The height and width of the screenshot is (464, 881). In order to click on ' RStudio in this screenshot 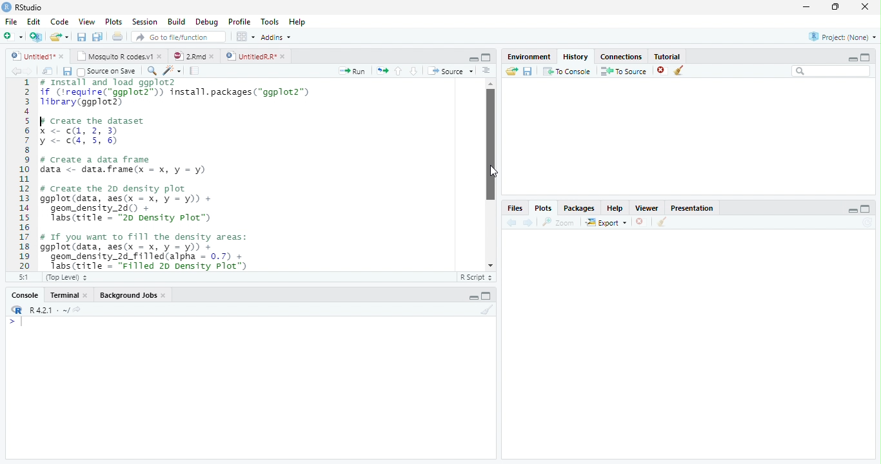, I will do `click(22, 8)`.